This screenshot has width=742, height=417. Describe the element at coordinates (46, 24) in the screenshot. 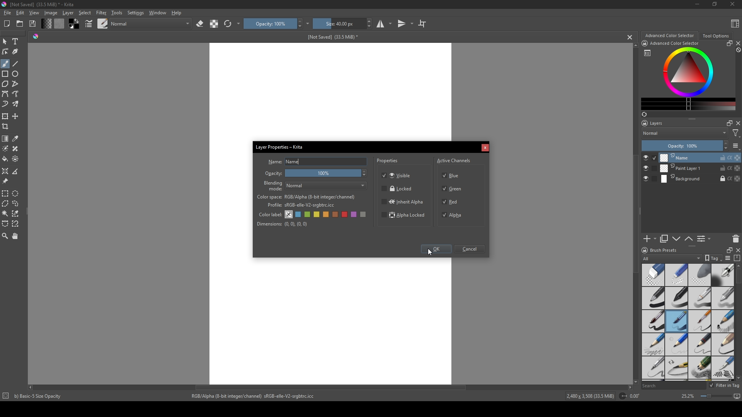

I see `change shade` at that location.